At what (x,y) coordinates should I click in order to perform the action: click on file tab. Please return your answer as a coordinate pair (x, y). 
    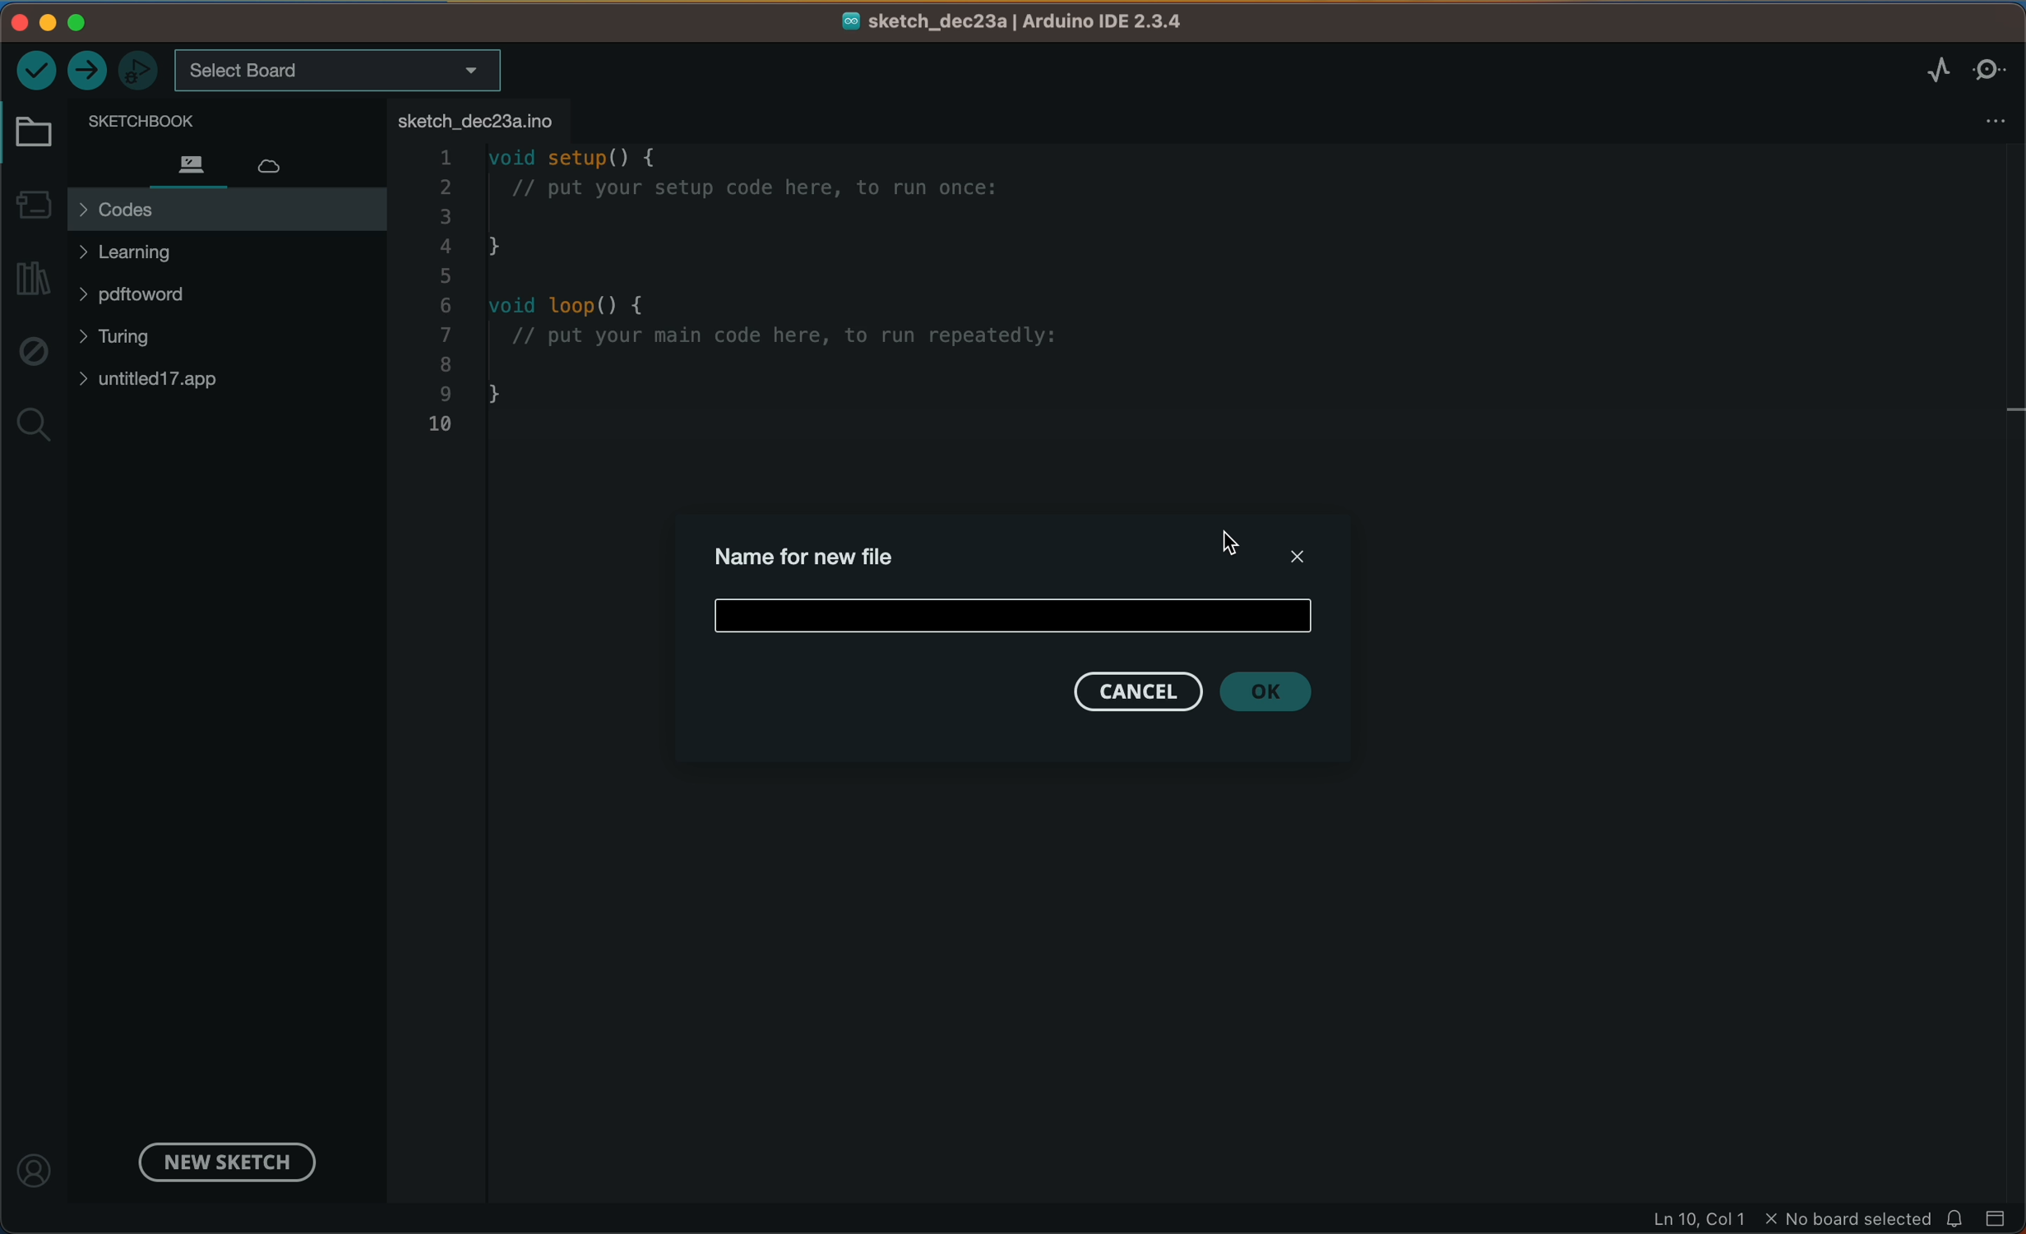
    Looking at the image, I should click on (480, 119).